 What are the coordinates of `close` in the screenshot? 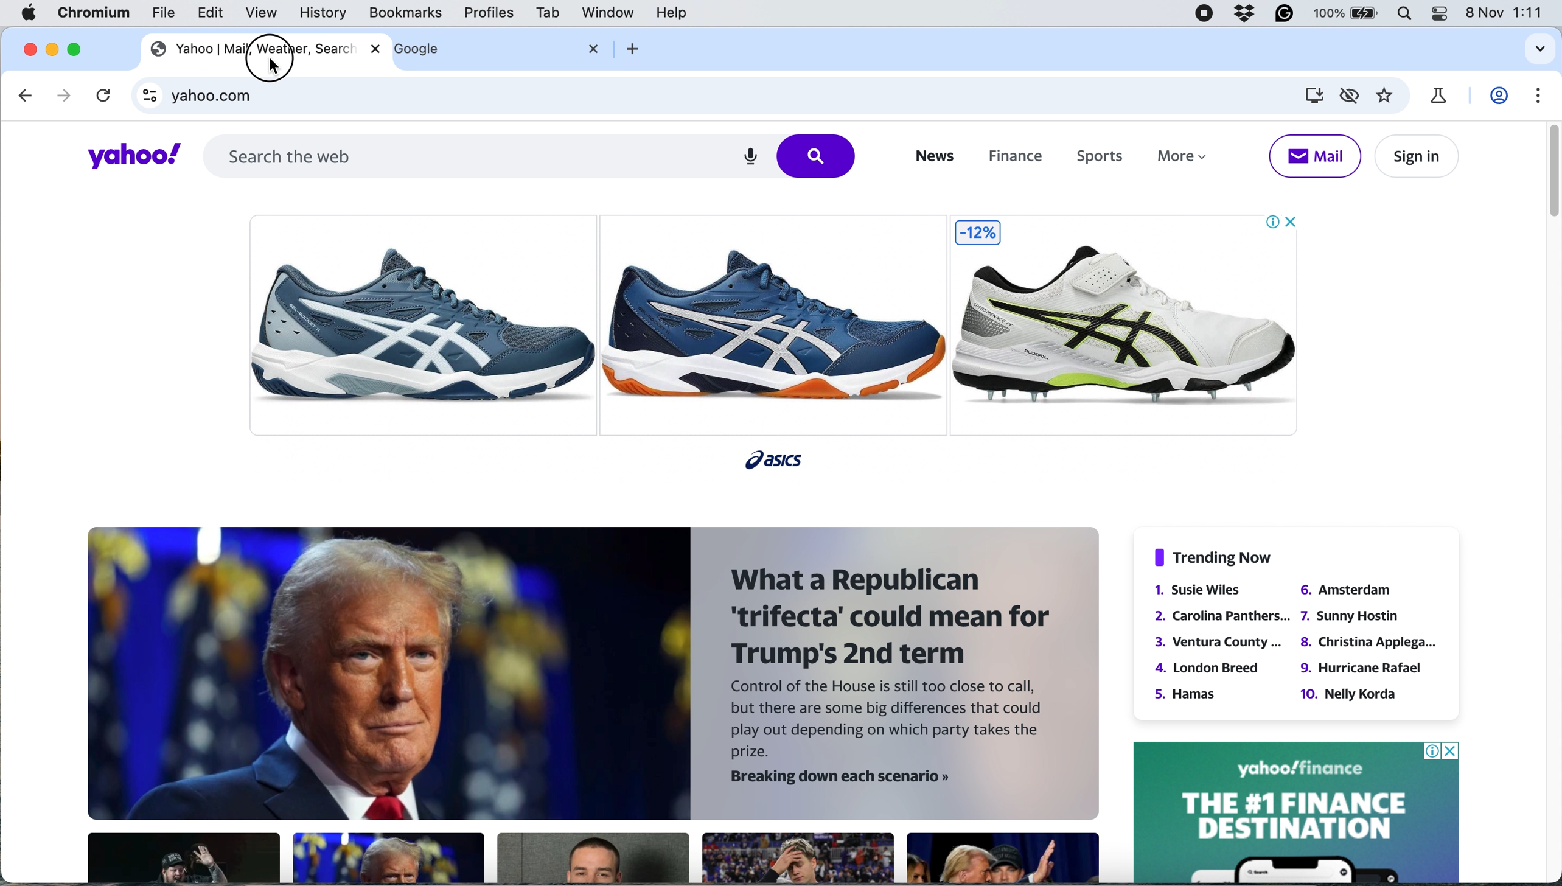 It's located at (372, 50).